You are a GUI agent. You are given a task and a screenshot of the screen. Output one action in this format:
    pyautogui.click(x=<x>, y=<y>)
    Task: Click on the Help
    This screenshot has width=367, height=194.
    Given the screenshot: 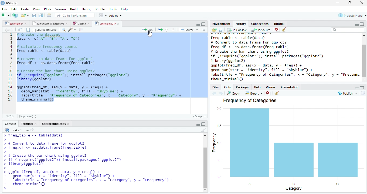 What is the action you would take?
    pyautogui.click(x=125, y=9)
    